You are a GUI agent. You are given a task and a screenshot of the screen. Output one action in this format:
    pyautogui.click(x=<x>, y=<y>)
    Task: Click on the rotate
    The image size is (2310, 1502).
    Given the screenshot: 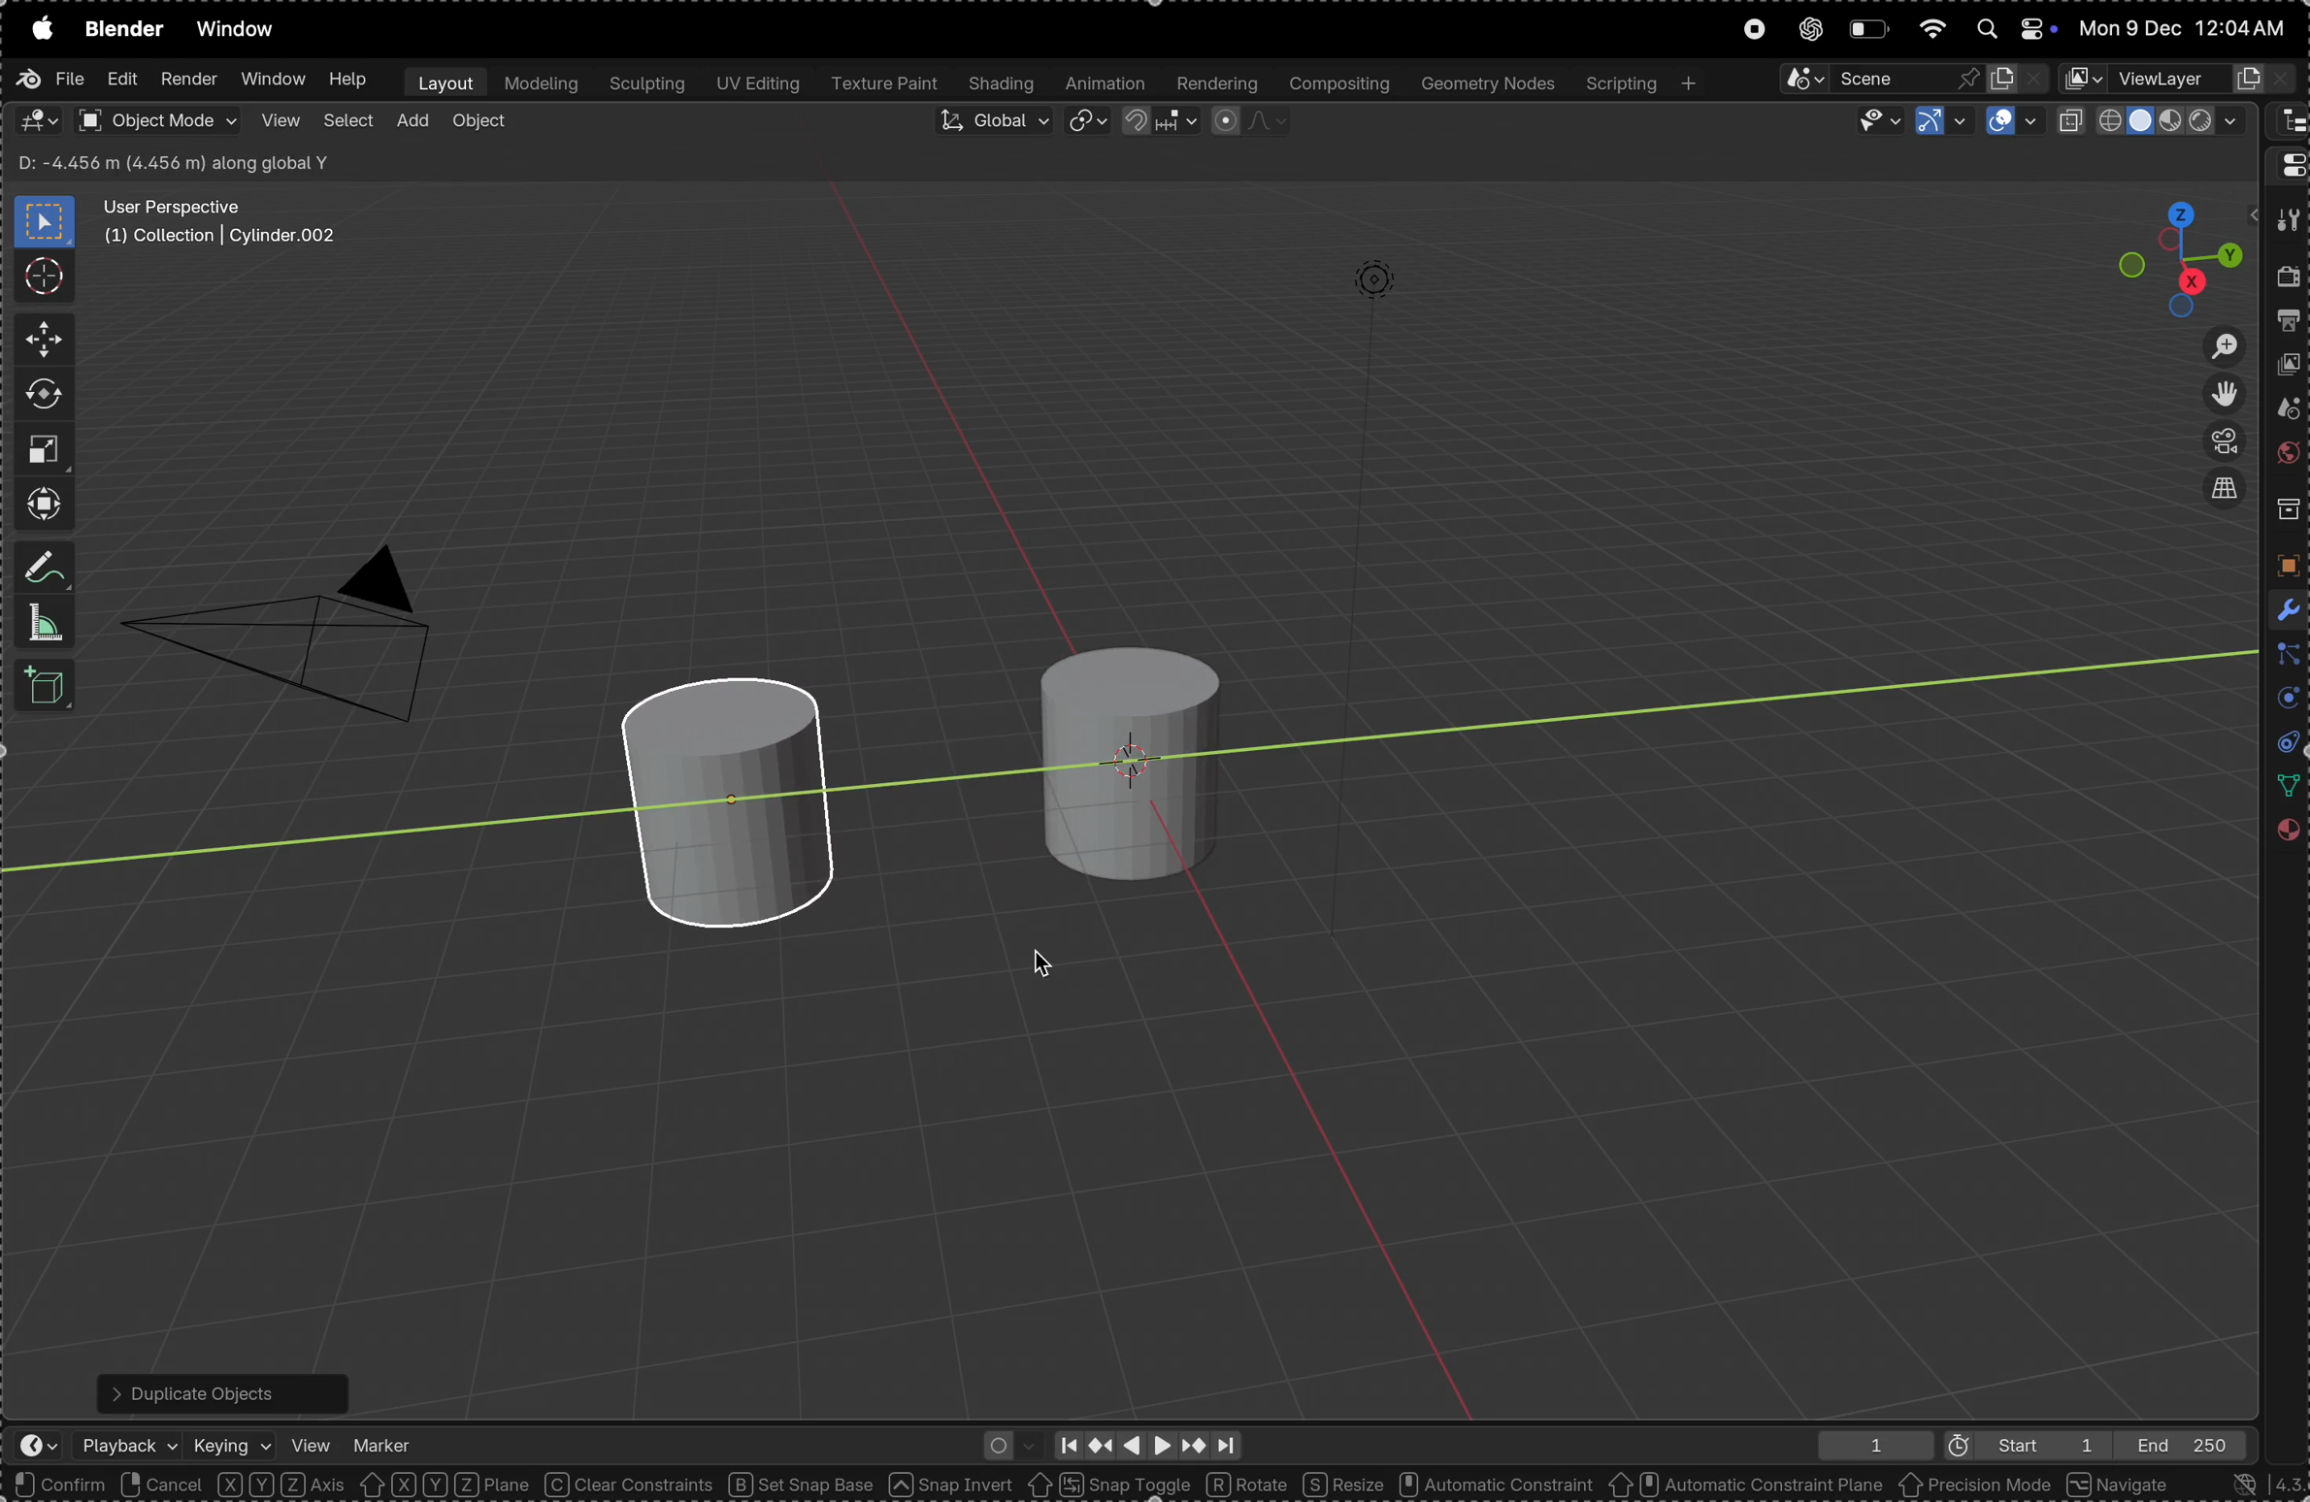 What is the action you would take?
    pyautogui.click(x=44, y=395)
    